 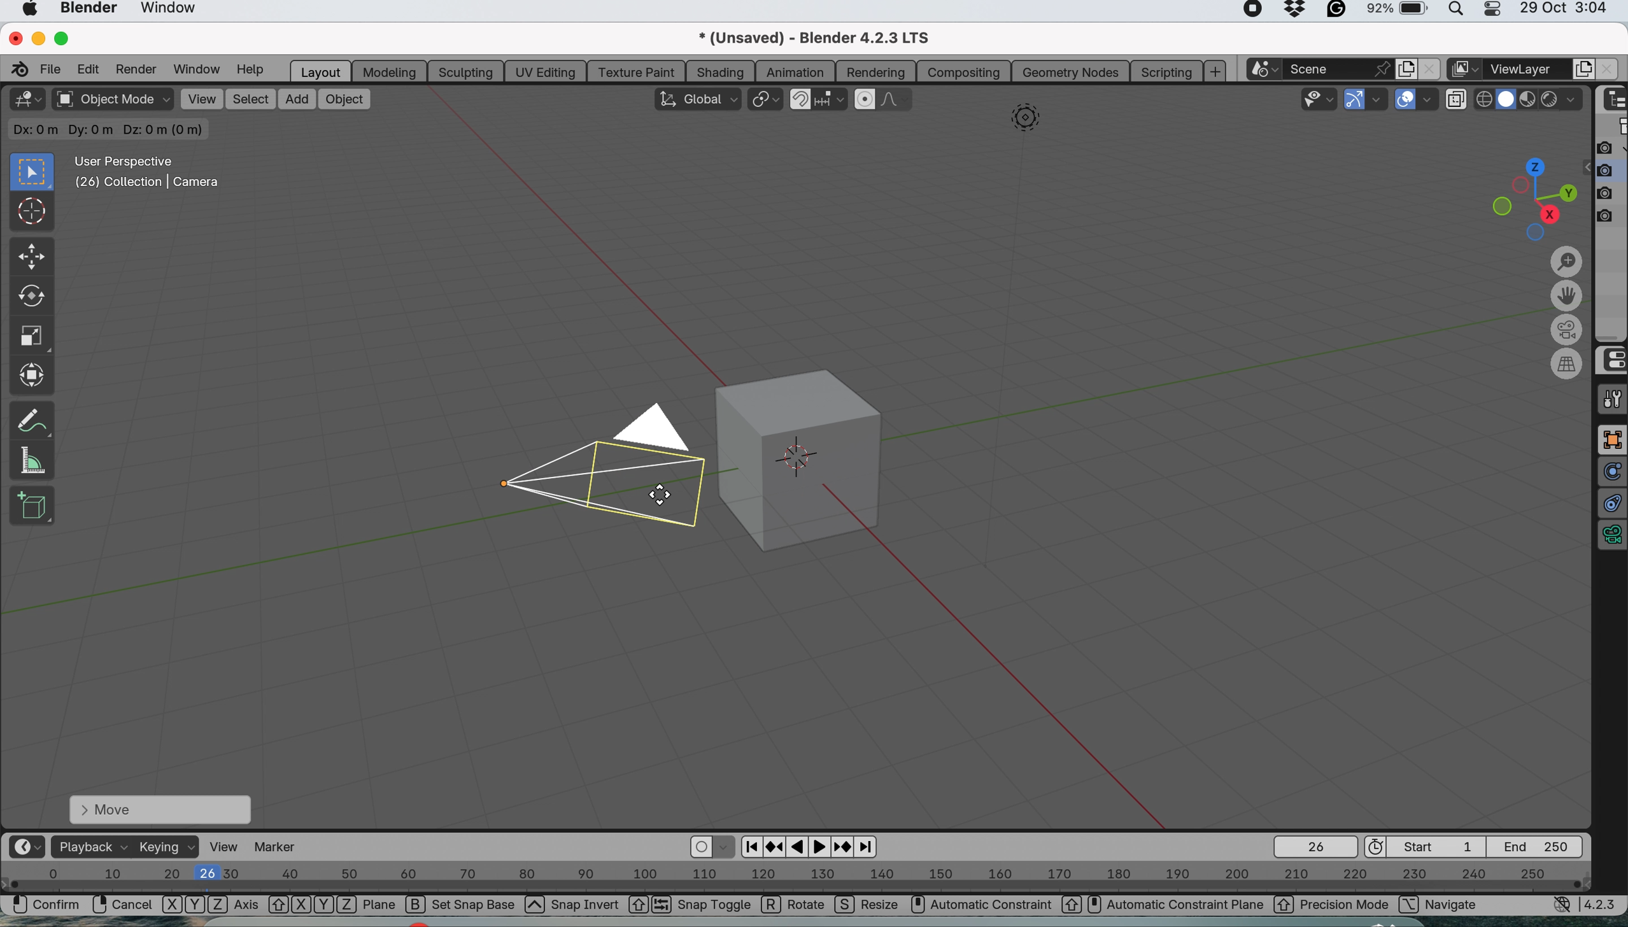 I want to click on control center, so click(x=1611, y=360).